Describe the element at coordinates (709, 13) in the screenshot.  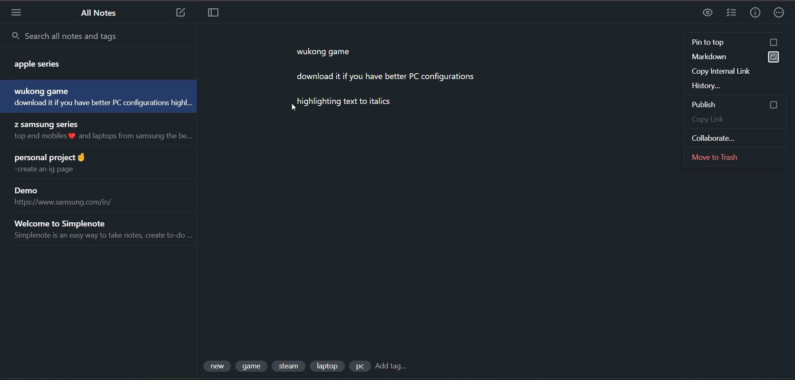
I see `task preview` at that location.